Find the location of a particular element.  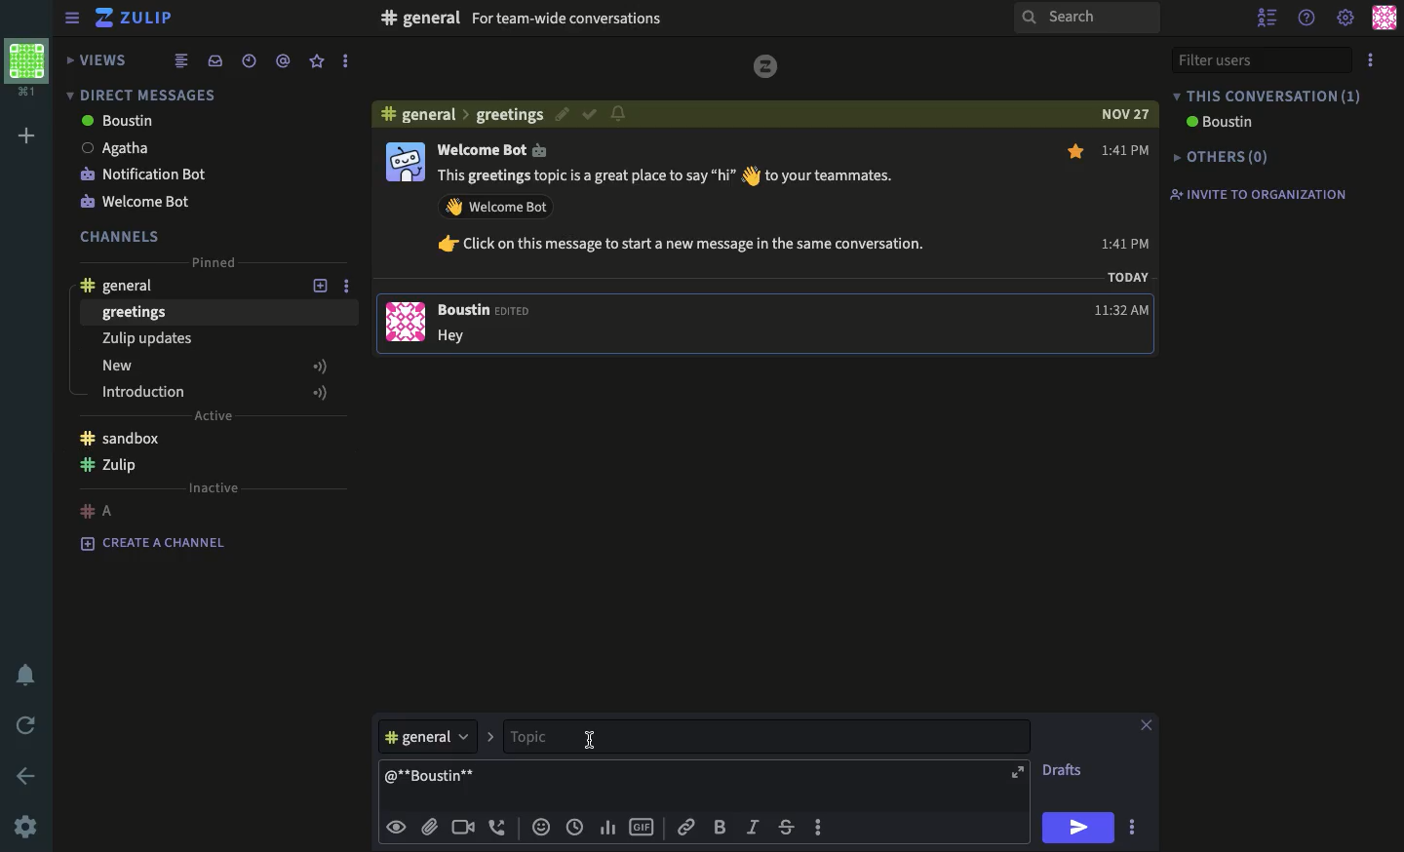

Hey is located at coordinates (461, 336).